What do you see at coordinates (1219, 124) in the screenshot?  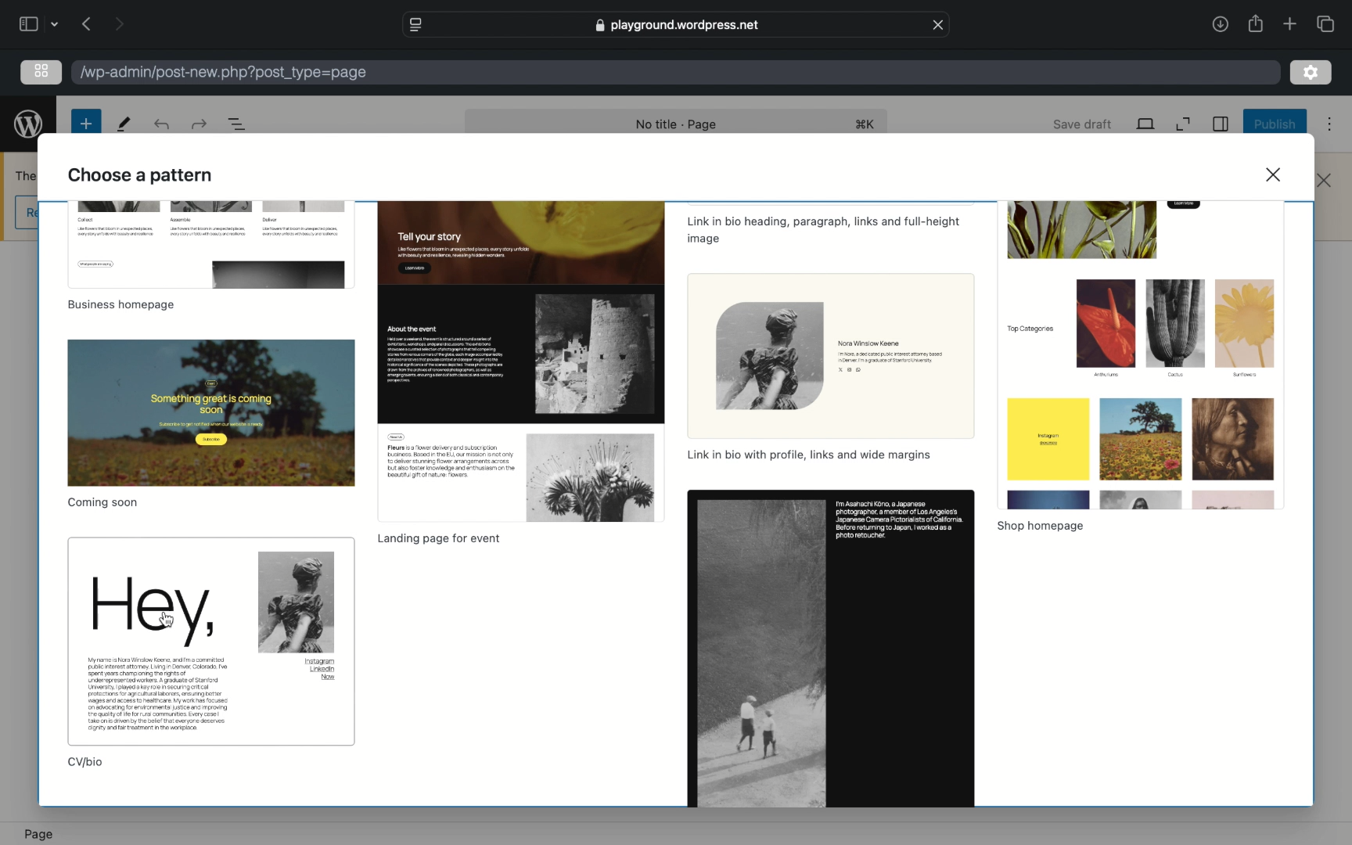 I see `sidebar` at bounding box center [1219, 124].